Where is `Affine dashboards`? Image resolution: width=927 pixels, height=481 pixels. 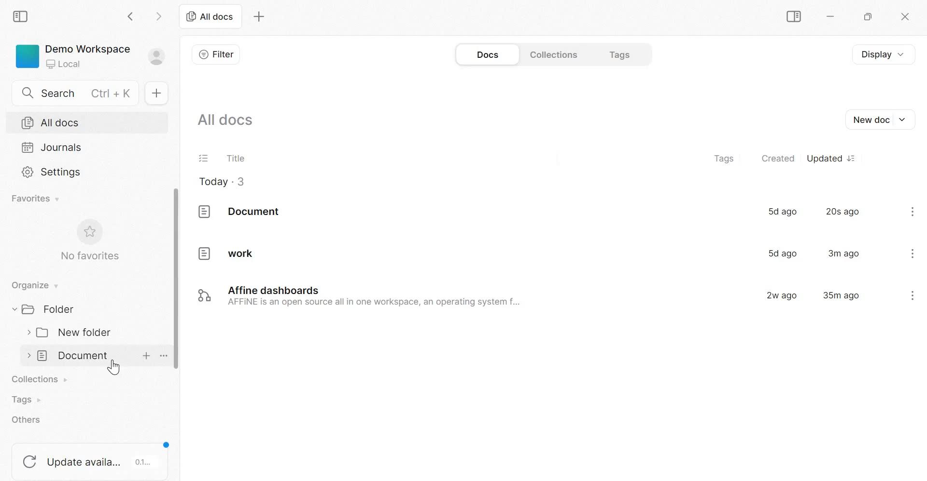 Affine dashboards is located at coordinates (377, 296).